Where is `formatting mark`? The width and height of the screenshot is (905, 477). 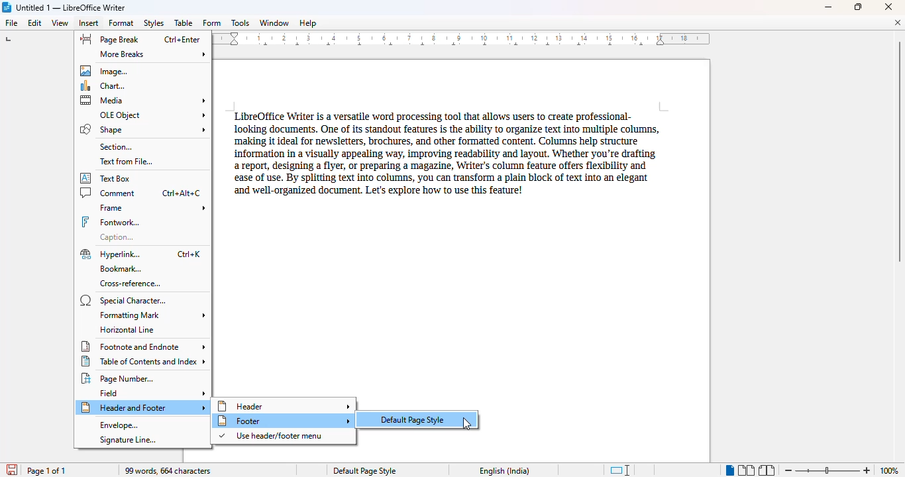
formatting mark is located at coordinates (151, 315).